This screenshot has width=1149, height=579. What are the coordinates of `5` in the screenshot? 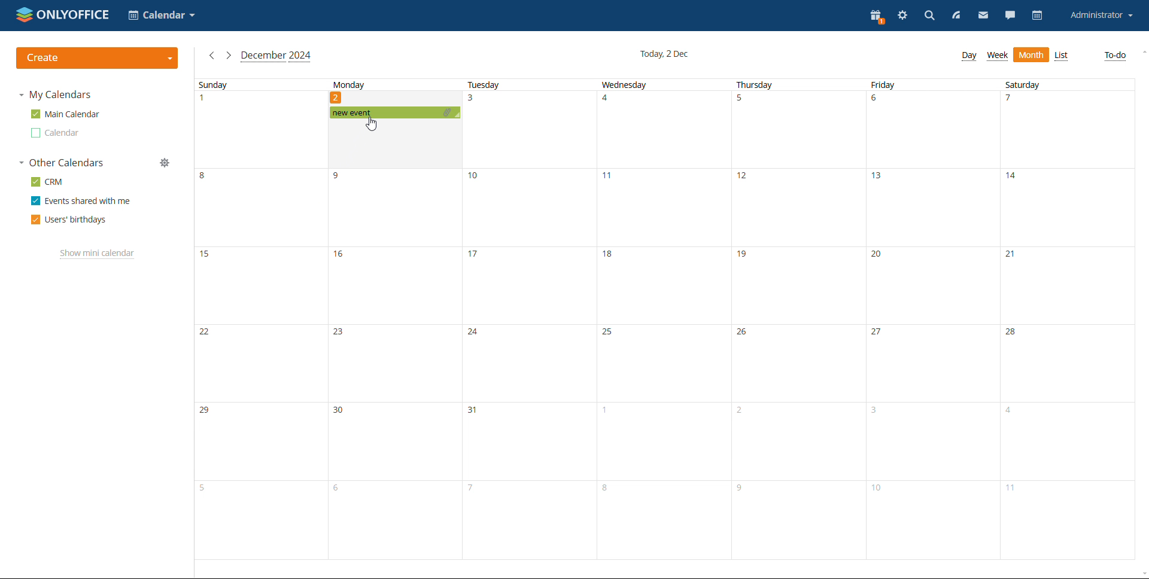 It's located at (741, 101).